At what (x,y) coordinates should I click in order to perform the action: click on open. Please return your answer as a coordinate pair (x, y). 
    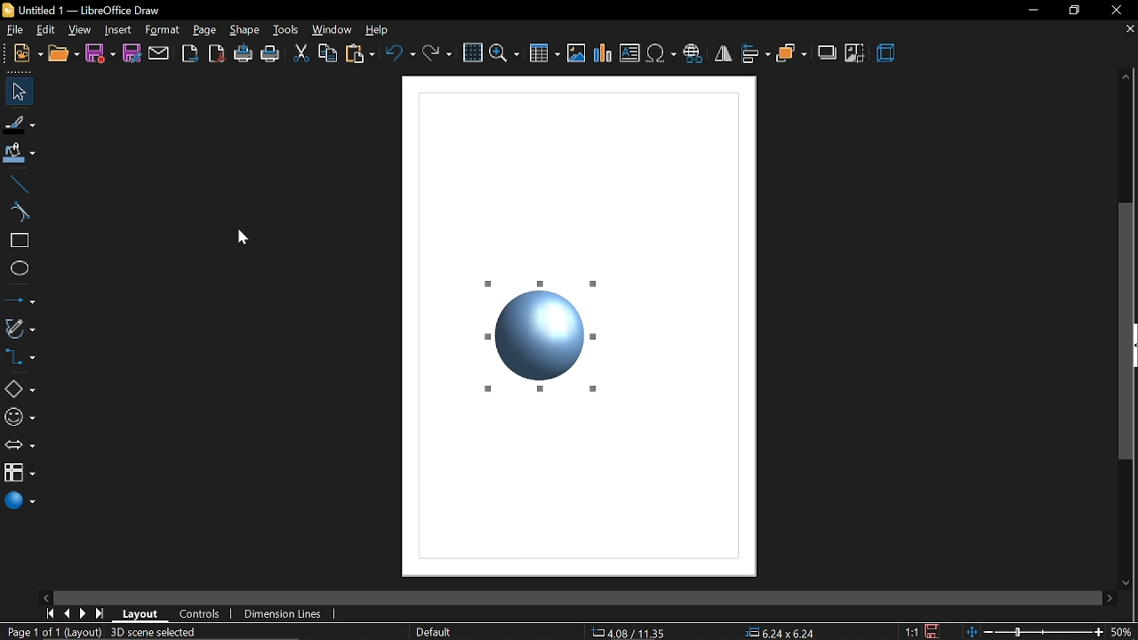
    Looking at the image, I should click on (62, 53).